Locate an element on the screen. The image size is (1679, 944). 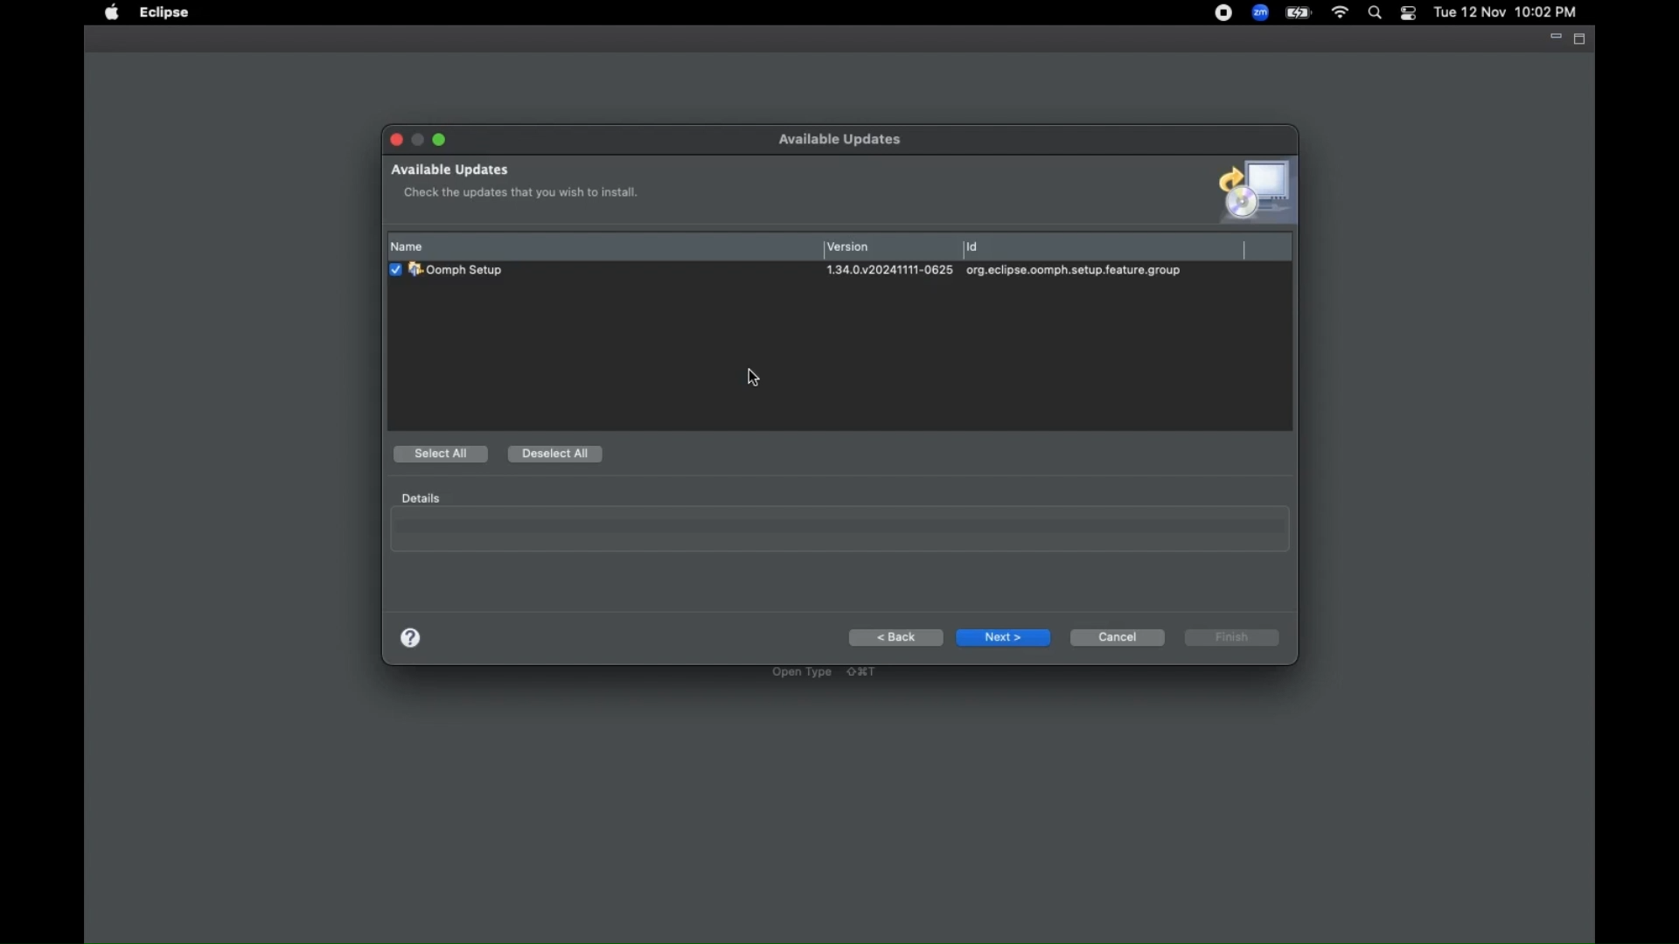
Check the updates you wish to Install is located at coordinates (523, 191).